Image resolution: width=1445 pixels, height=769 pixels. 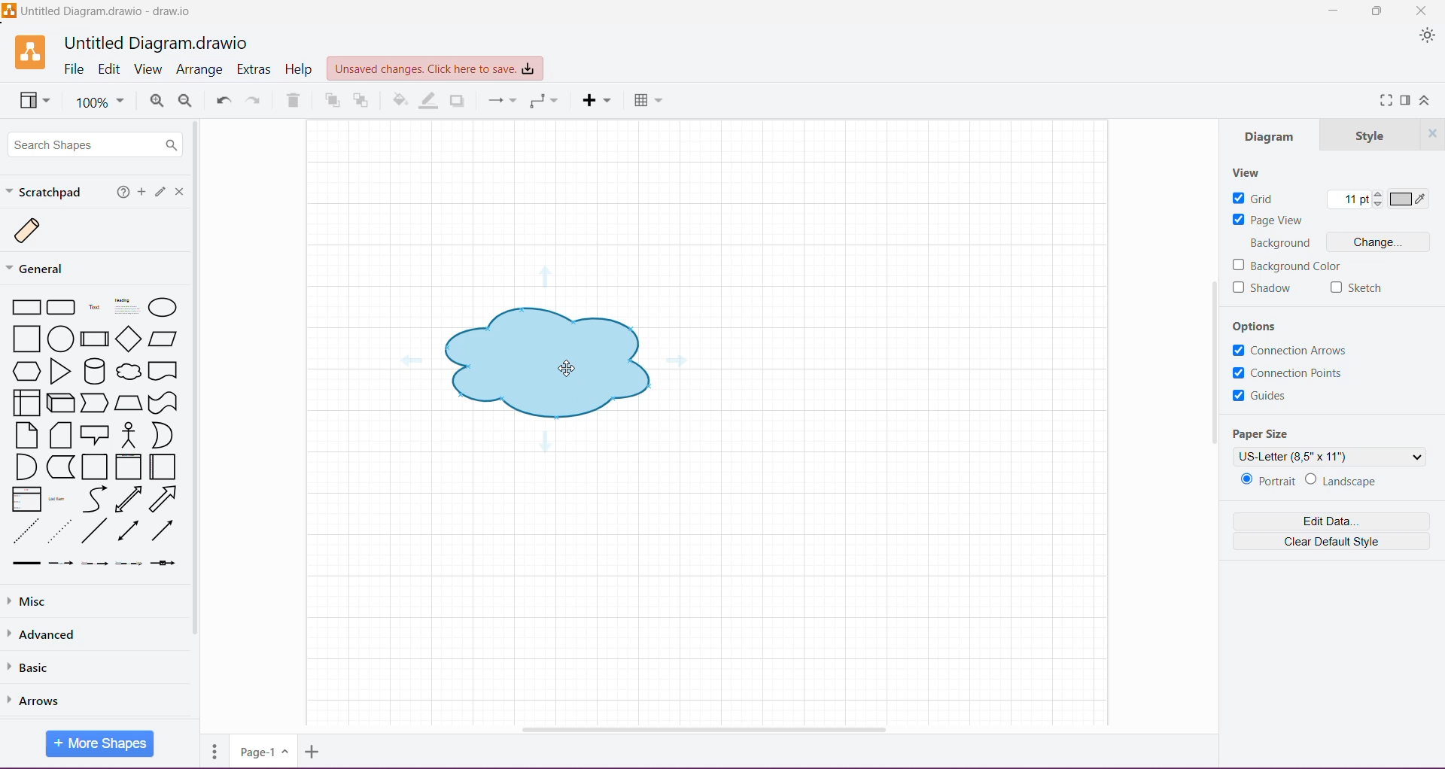 I want to click on Diagram, so click(x=1271, y=137).